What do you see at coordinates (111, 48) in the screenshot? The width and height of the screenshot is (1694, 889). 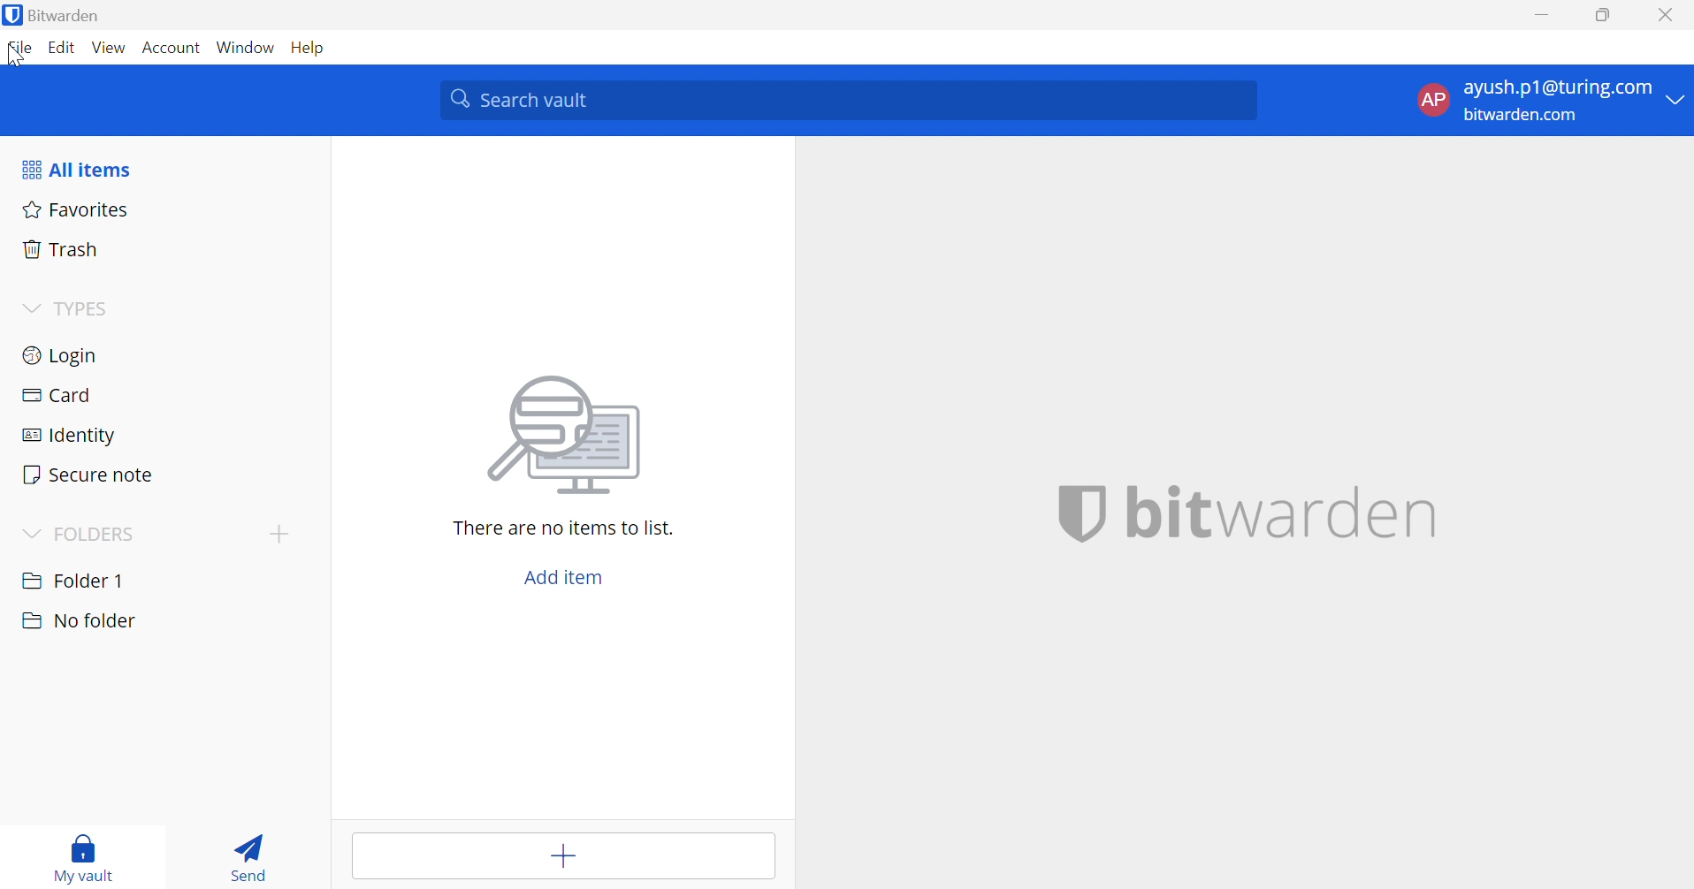 I see `View` at bounding box center [111, 48].